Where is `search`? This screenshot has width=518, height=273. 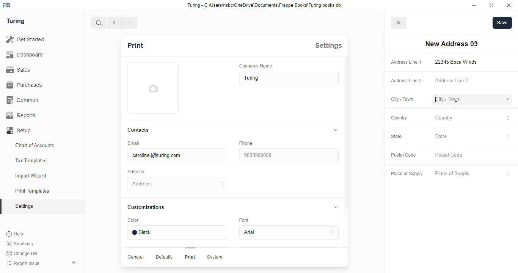 search is located at coordinates (99, 23).